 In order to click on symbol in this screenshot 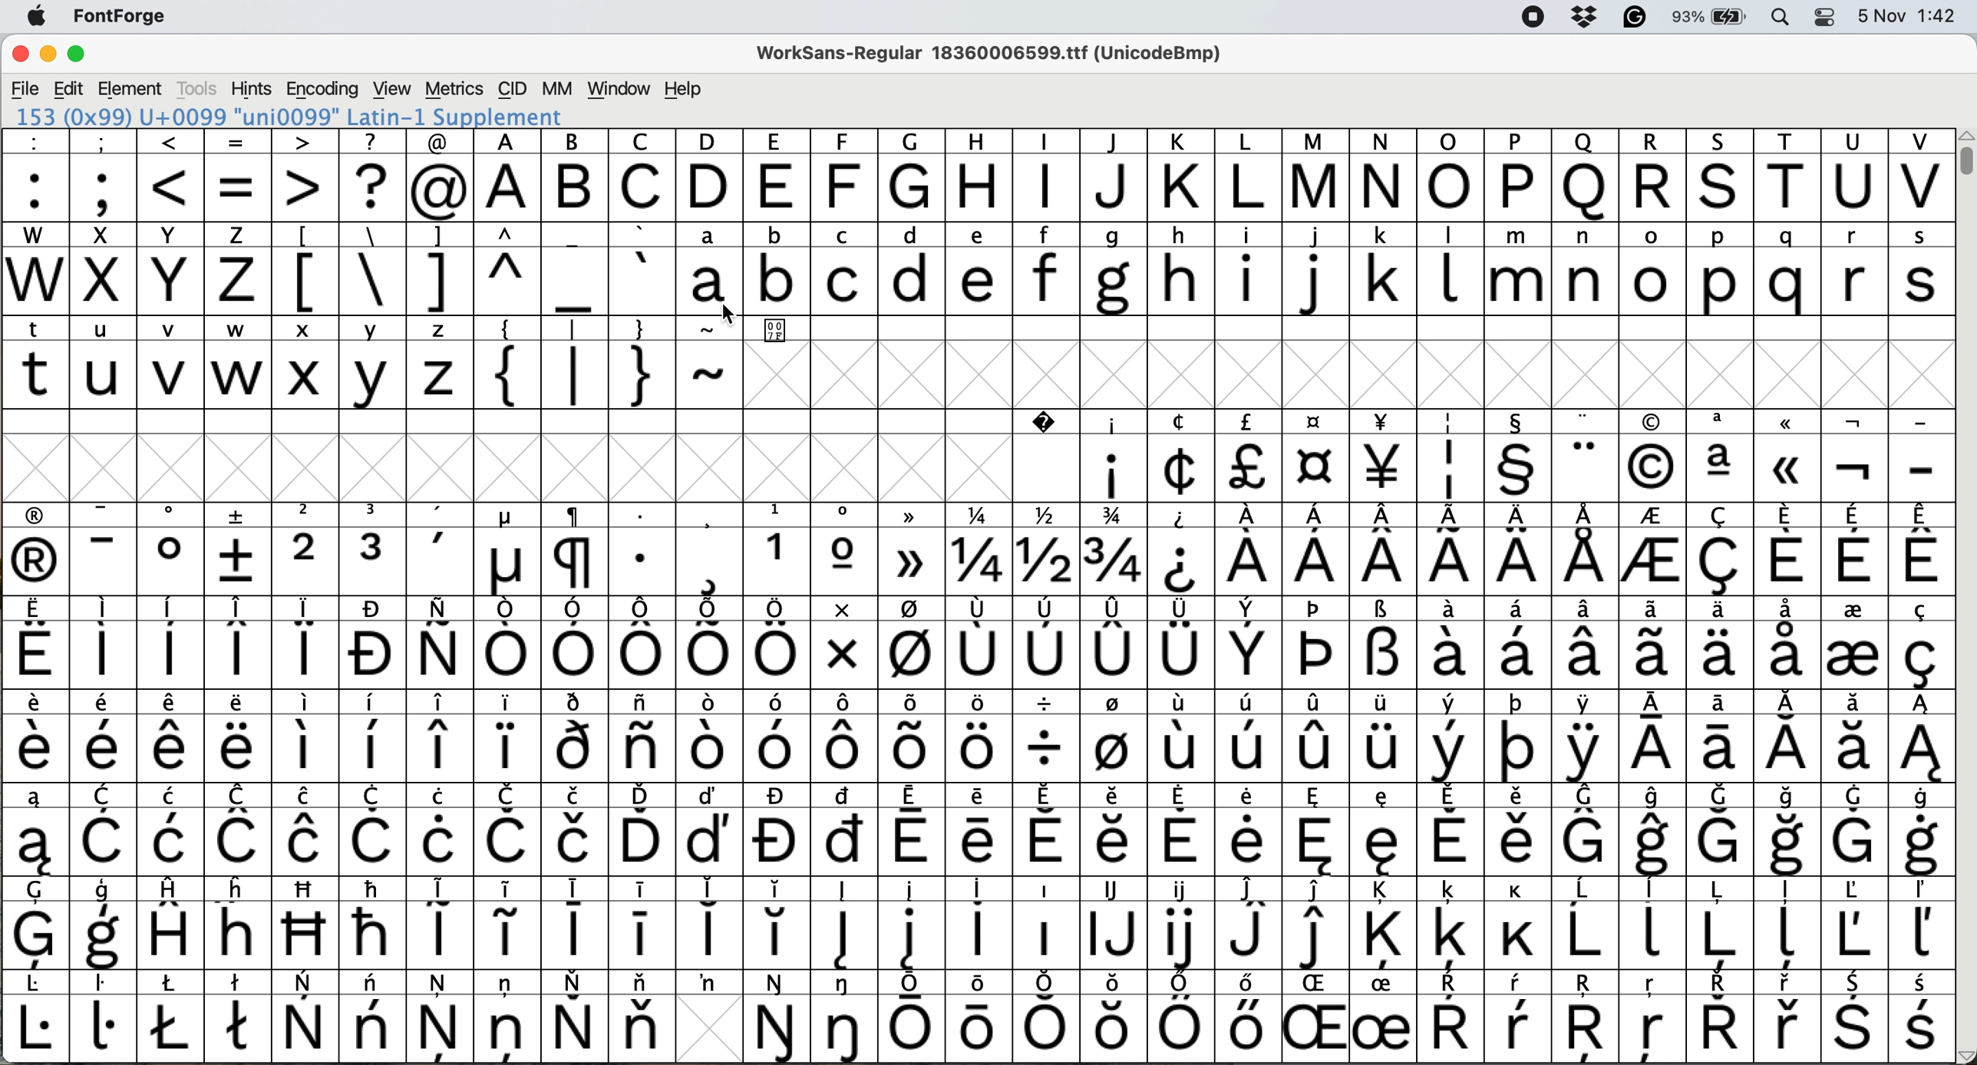, I will do `click(777, 922)`.